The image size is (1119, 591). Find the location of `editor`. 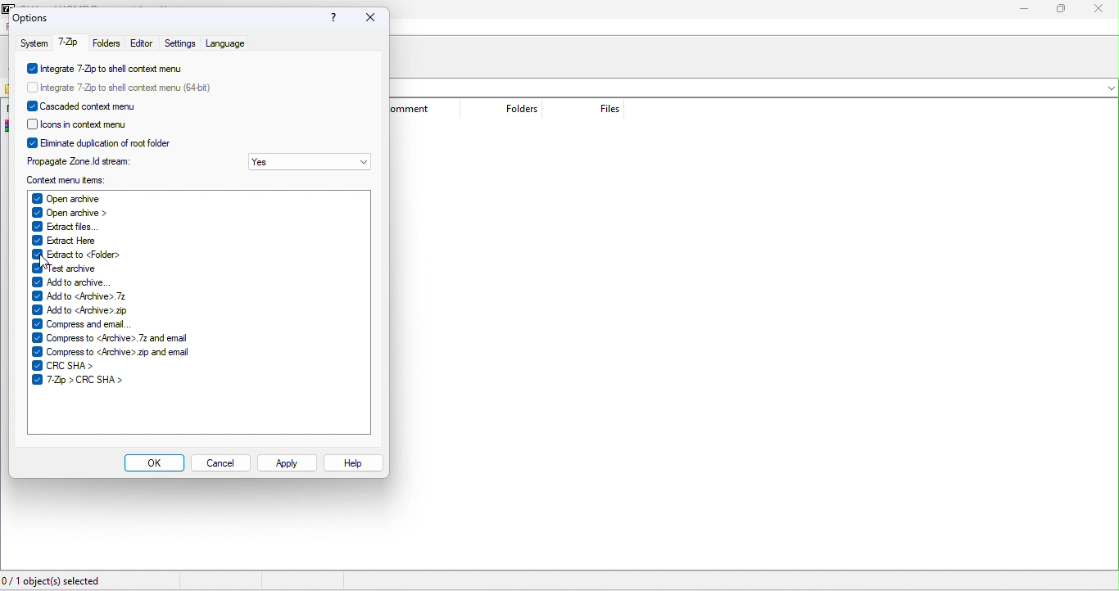

editor is located at coordinates (143, 43).